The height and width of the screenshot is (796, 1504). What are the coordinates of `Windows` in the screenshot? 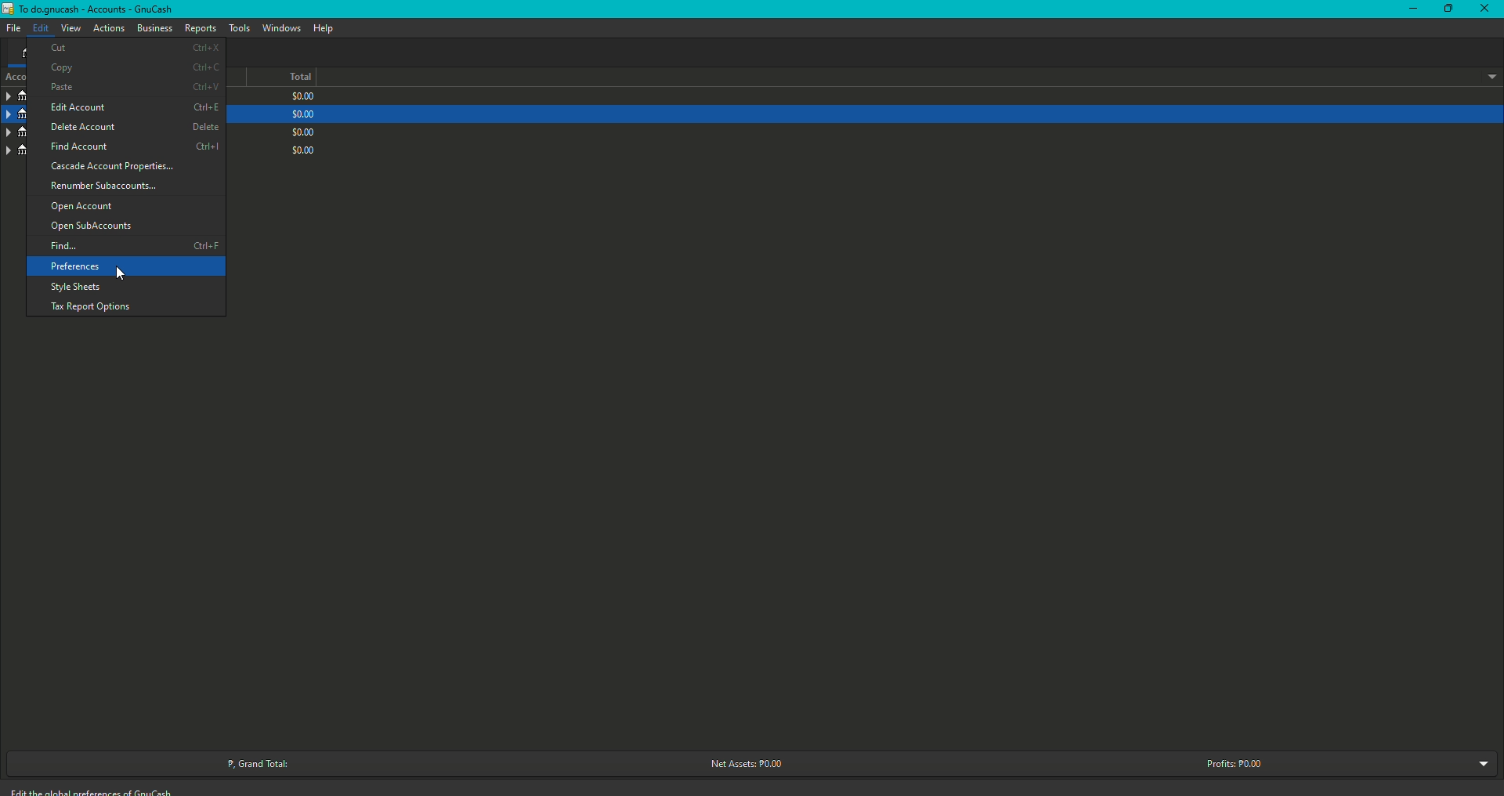 It's located at (282, 27).